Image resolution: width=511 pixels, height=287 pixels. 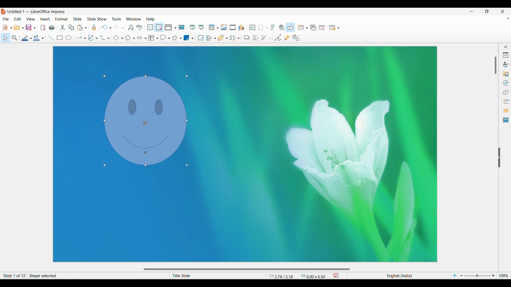 I want to click on Navigator, so click(x=506, y=83).